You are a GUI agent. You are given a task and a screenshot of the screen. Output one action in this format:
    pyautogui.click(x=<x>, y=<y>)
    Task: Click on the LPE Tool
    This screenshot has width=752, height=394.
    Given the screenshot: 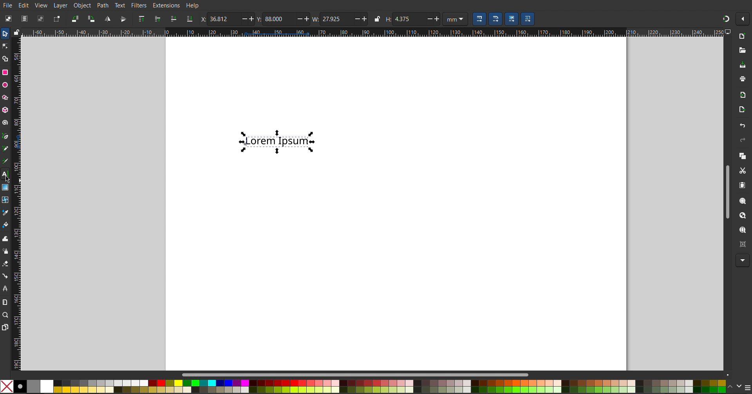 What is the action you would take?
    pyautogui.click(x=5, y=288)
    